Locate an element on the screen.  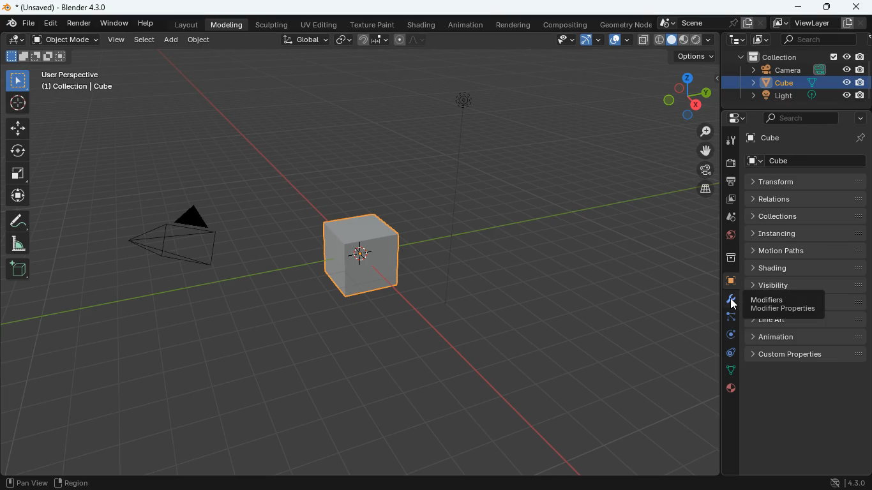
dimensions is located at coordinates (687, 93).